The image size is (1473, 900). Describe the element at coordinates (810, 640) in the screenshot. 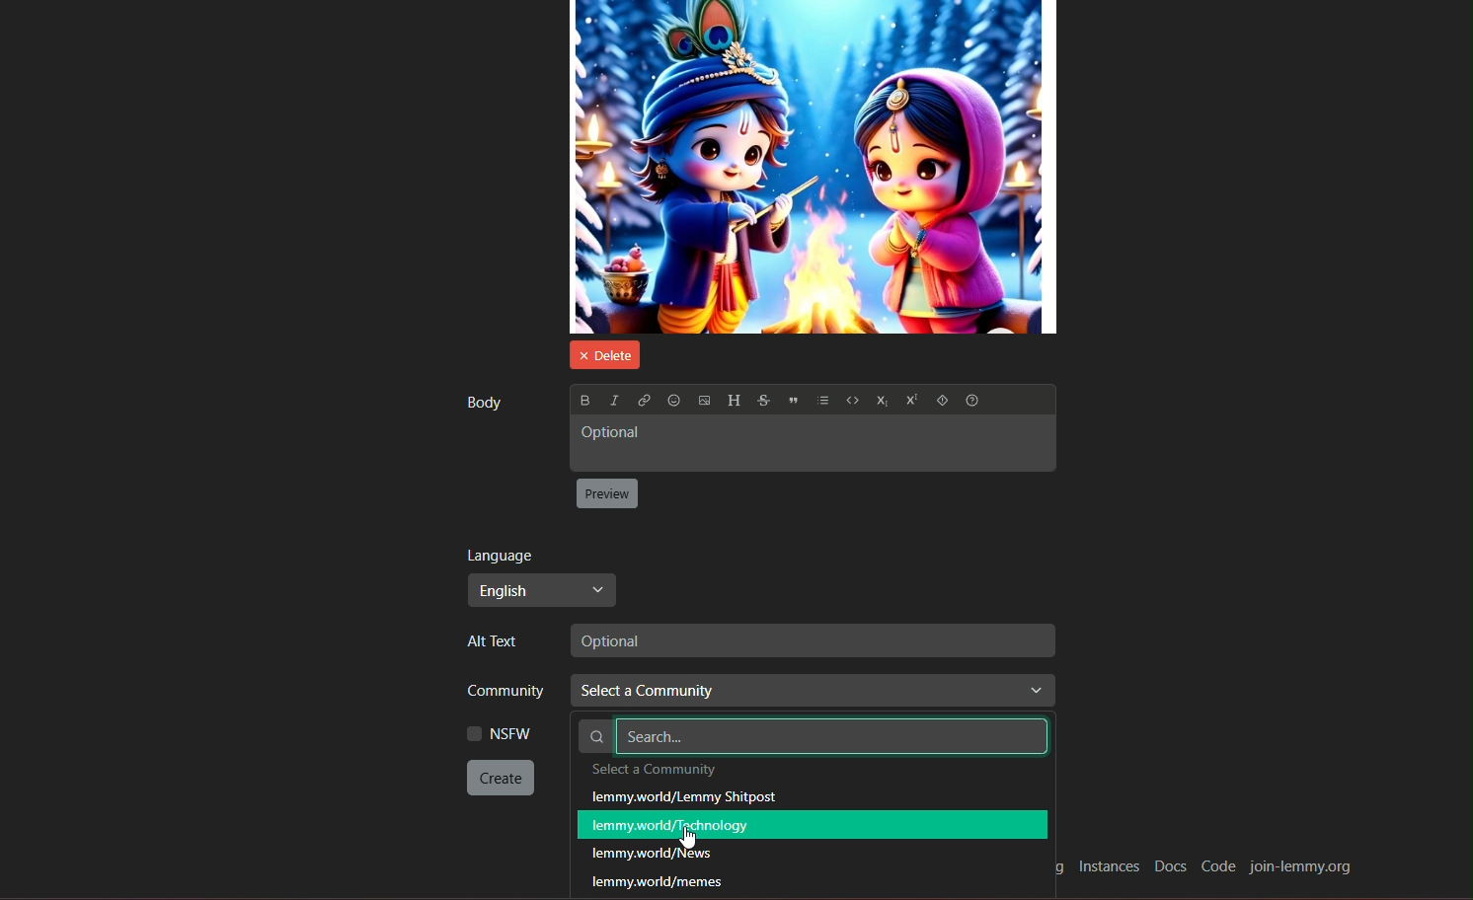

I see `textbox` at that location.